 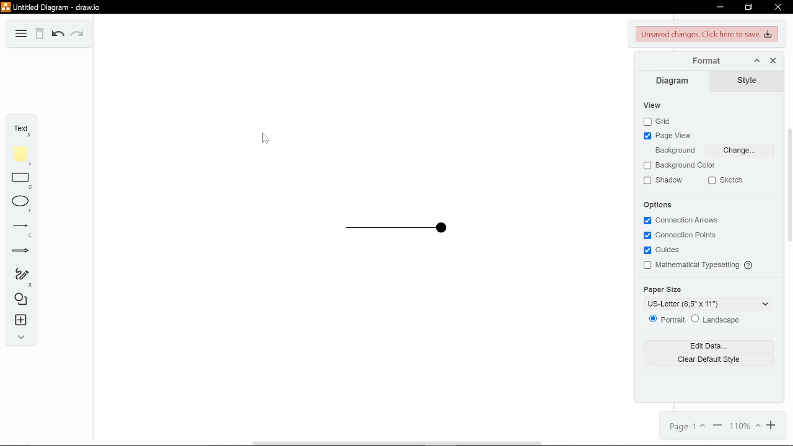 What do you see at coordinates (706, 35) in the screenshot?
I see `Unsaved changes. click here to save` at bounding box center [706, 35].